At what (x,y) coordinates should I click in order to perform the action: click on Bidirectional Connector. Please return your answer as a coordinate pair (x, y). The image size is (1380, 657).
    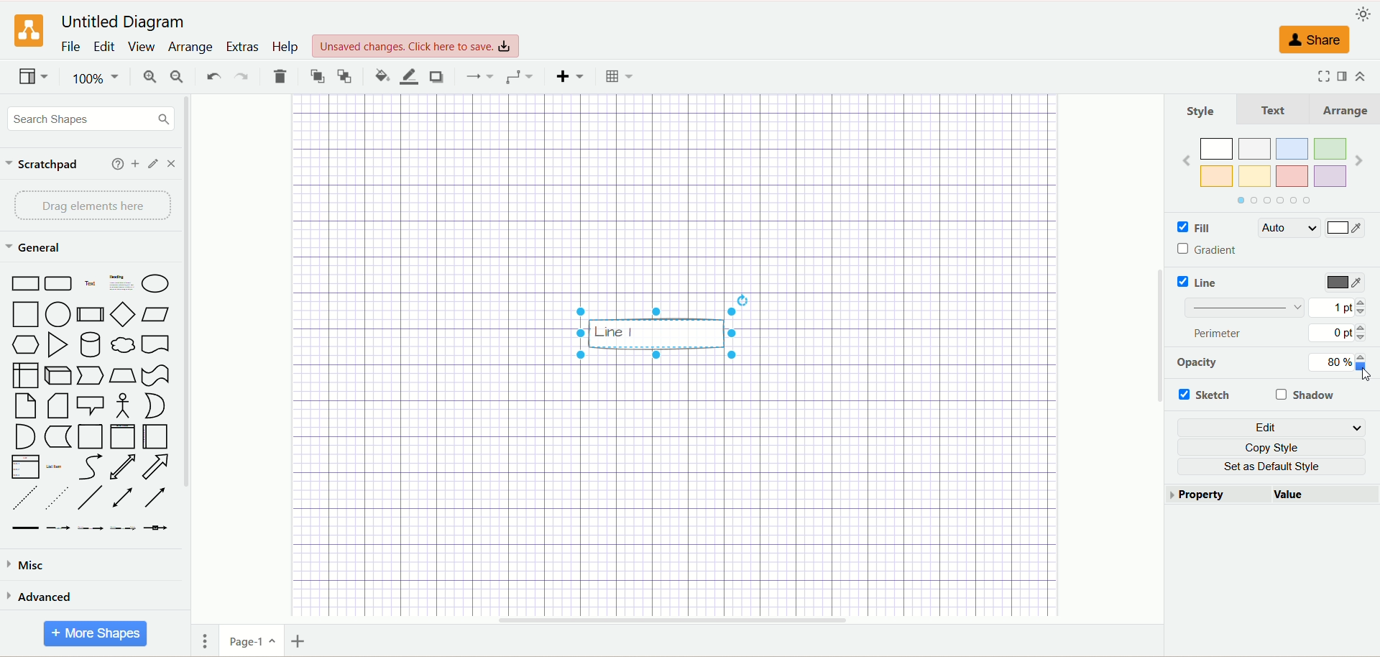
    Looking at the image, I should click on (123, 497).